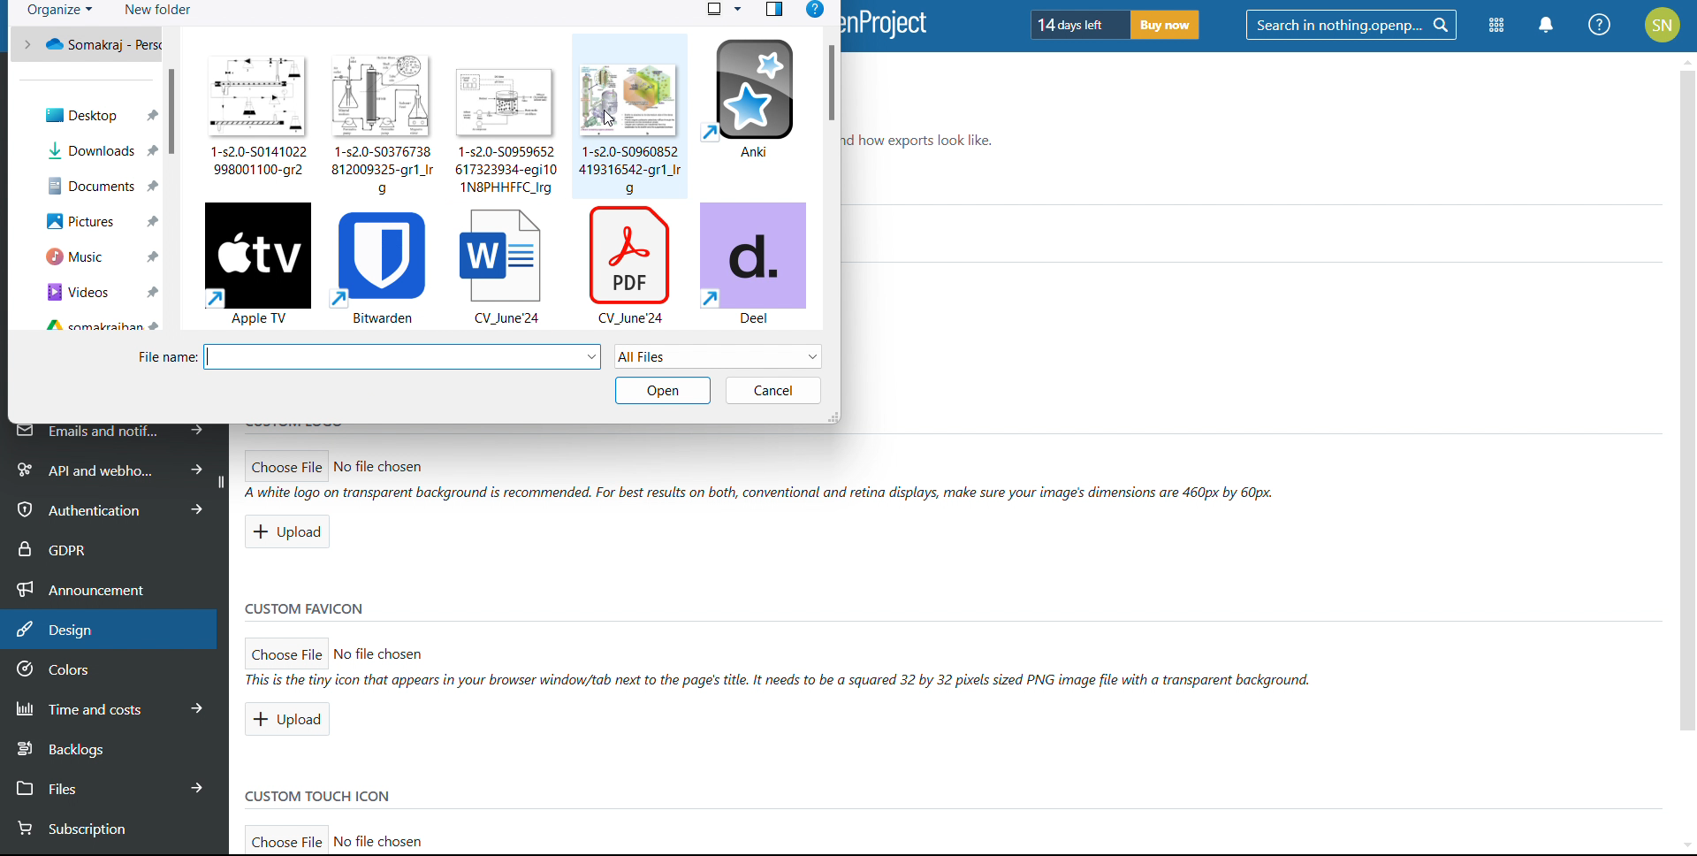 This screenshot has width=1697, height=856. I want to click on scrollbar, so click(832, 80).